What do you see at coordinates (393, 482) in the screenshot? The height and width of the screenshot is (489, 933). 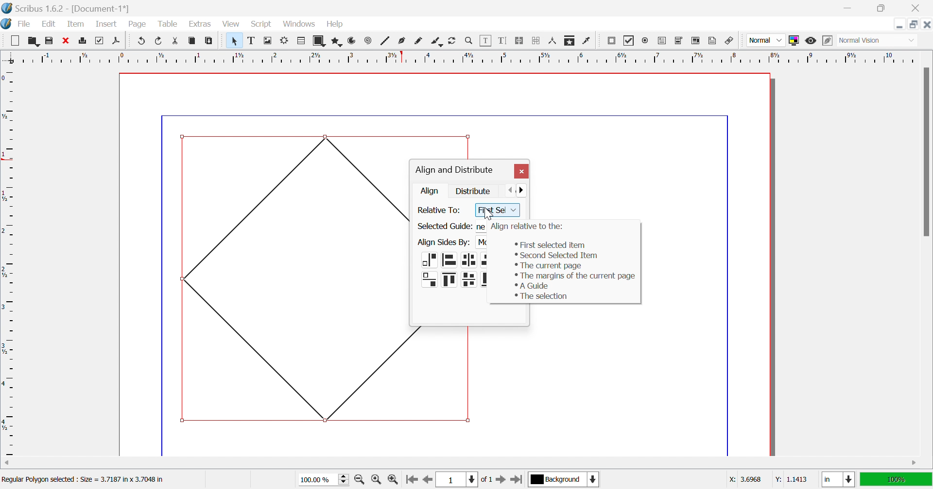 I see `Zoom in by the stepping value in Tools preferences` at bounding box center [393, 482].